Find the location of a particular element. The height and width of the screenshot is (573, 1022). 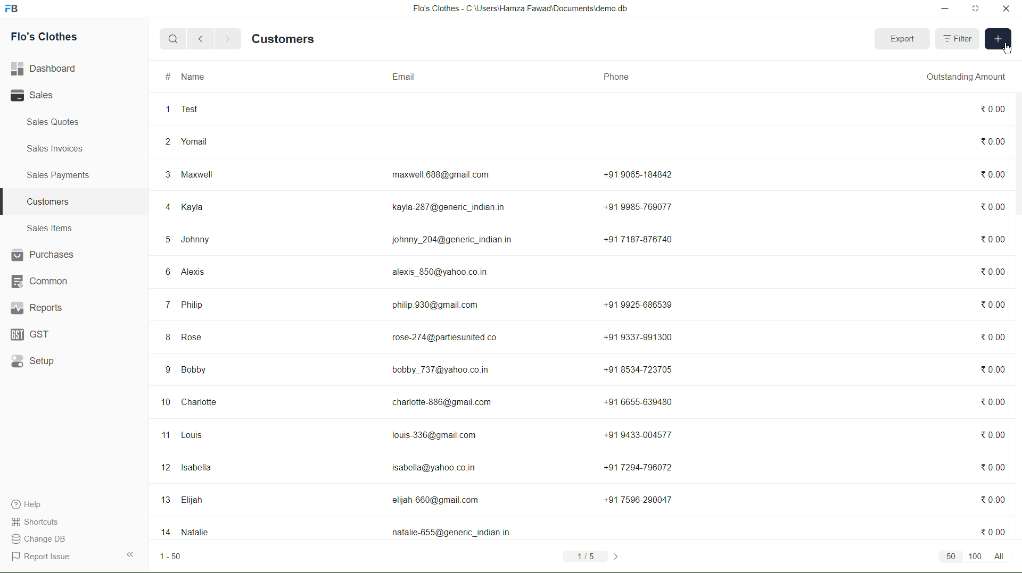

elijah-660@gmail com is located at coordinates (440, 501).